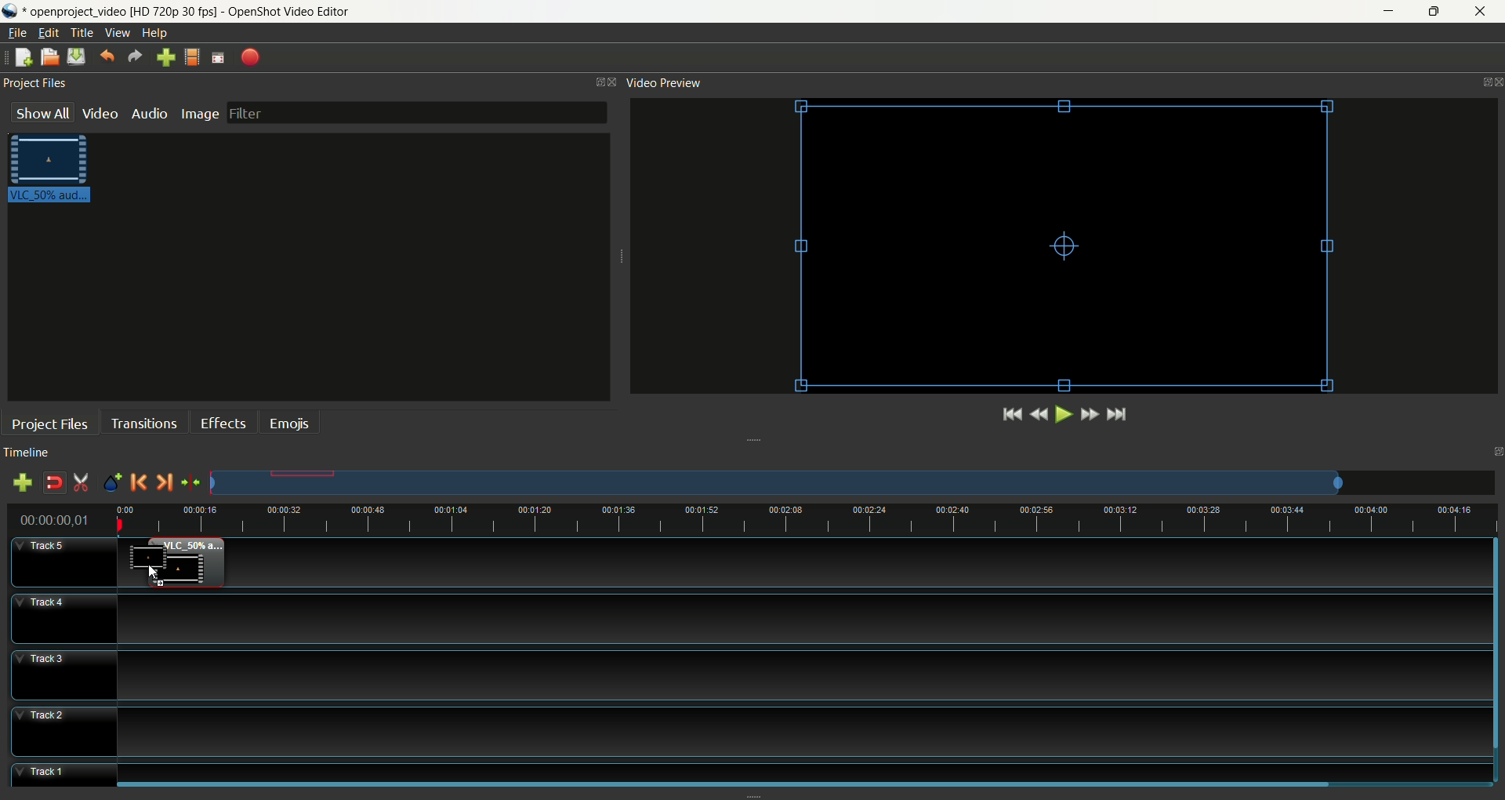 Image resolution: width=1505 pixels, height=800 pixels. I want to click on video, so click(100, 116).